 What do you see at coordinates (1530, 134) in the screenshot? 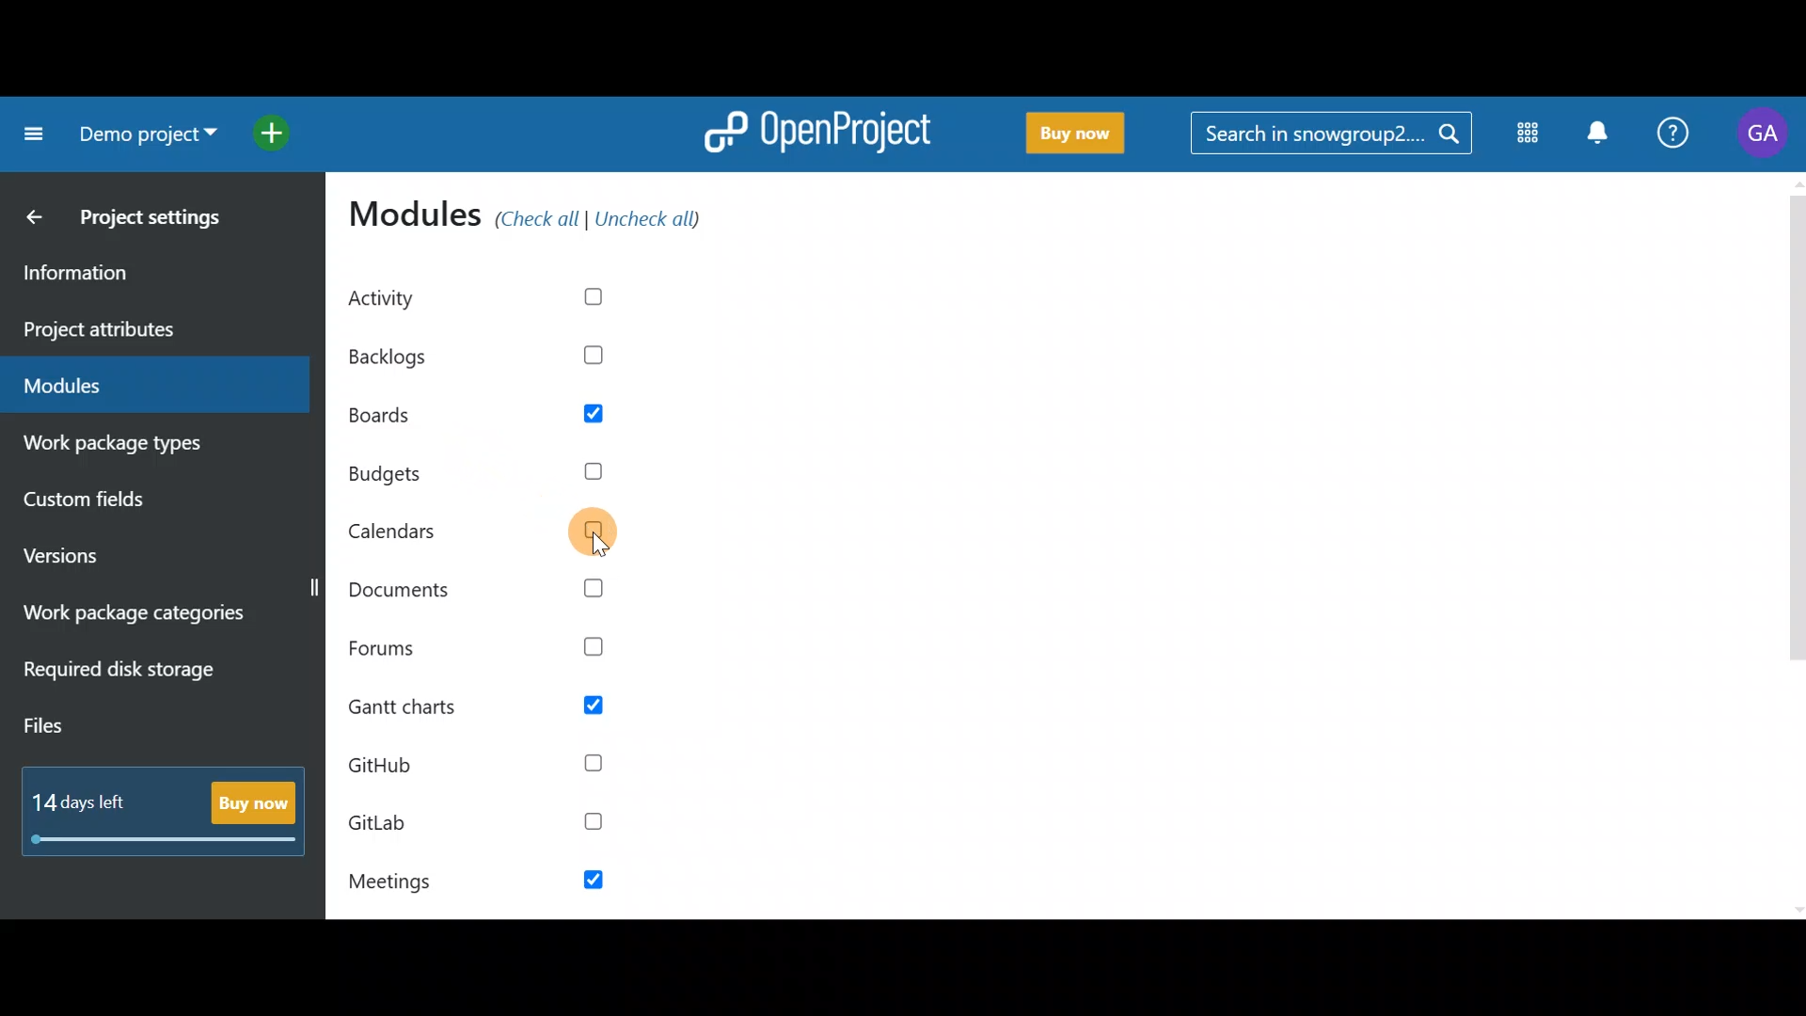
I see `Modules` at bounding box center [1530, 134].